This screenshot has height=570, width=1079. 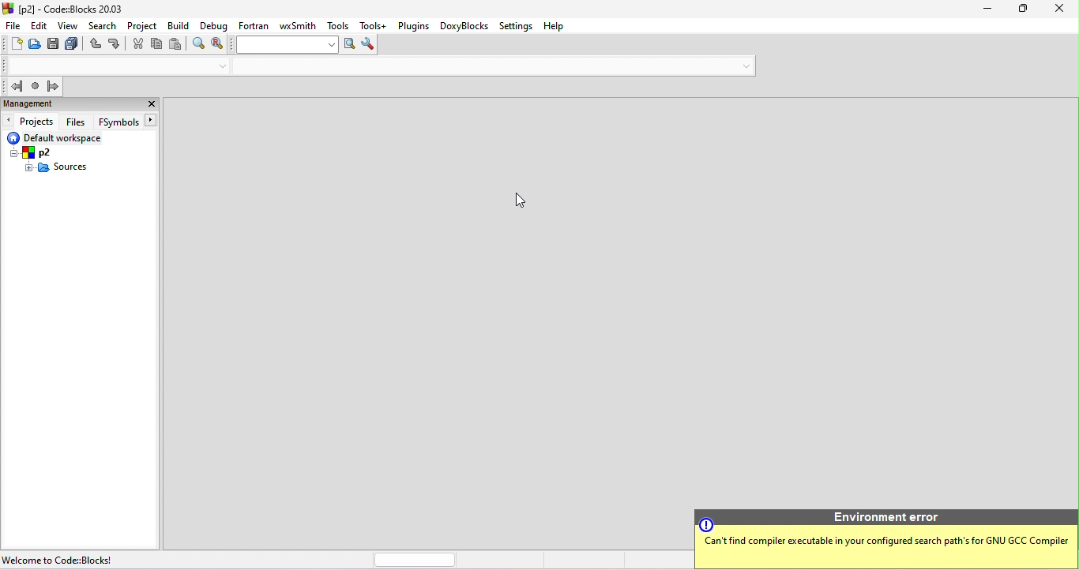 I want to click on search, so click(x=106, y=27).